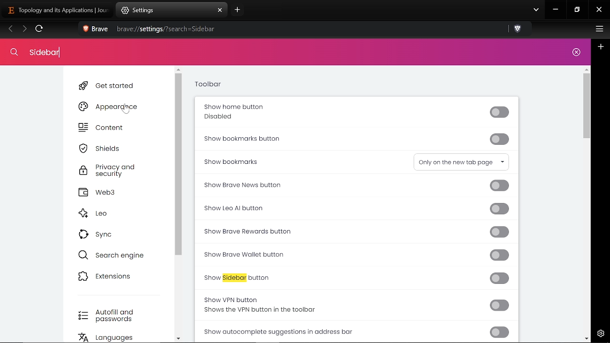 Image resolution: width=610 pixels, height=343 pixels. Describe the element at coordinates (24, 30) in the screenshot. I see `Next page` at that location.